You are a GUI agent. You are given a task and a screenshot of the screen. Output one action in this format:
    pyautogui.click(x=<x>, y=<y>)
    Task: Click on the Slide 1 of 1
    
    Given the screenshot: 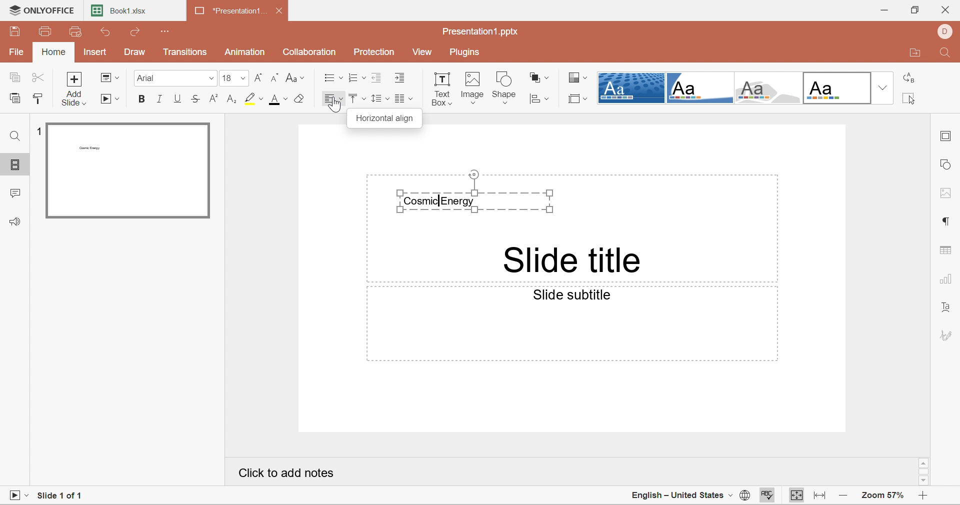 What is the action you would take?
    pyautogui.click(x=63, y=495)
    